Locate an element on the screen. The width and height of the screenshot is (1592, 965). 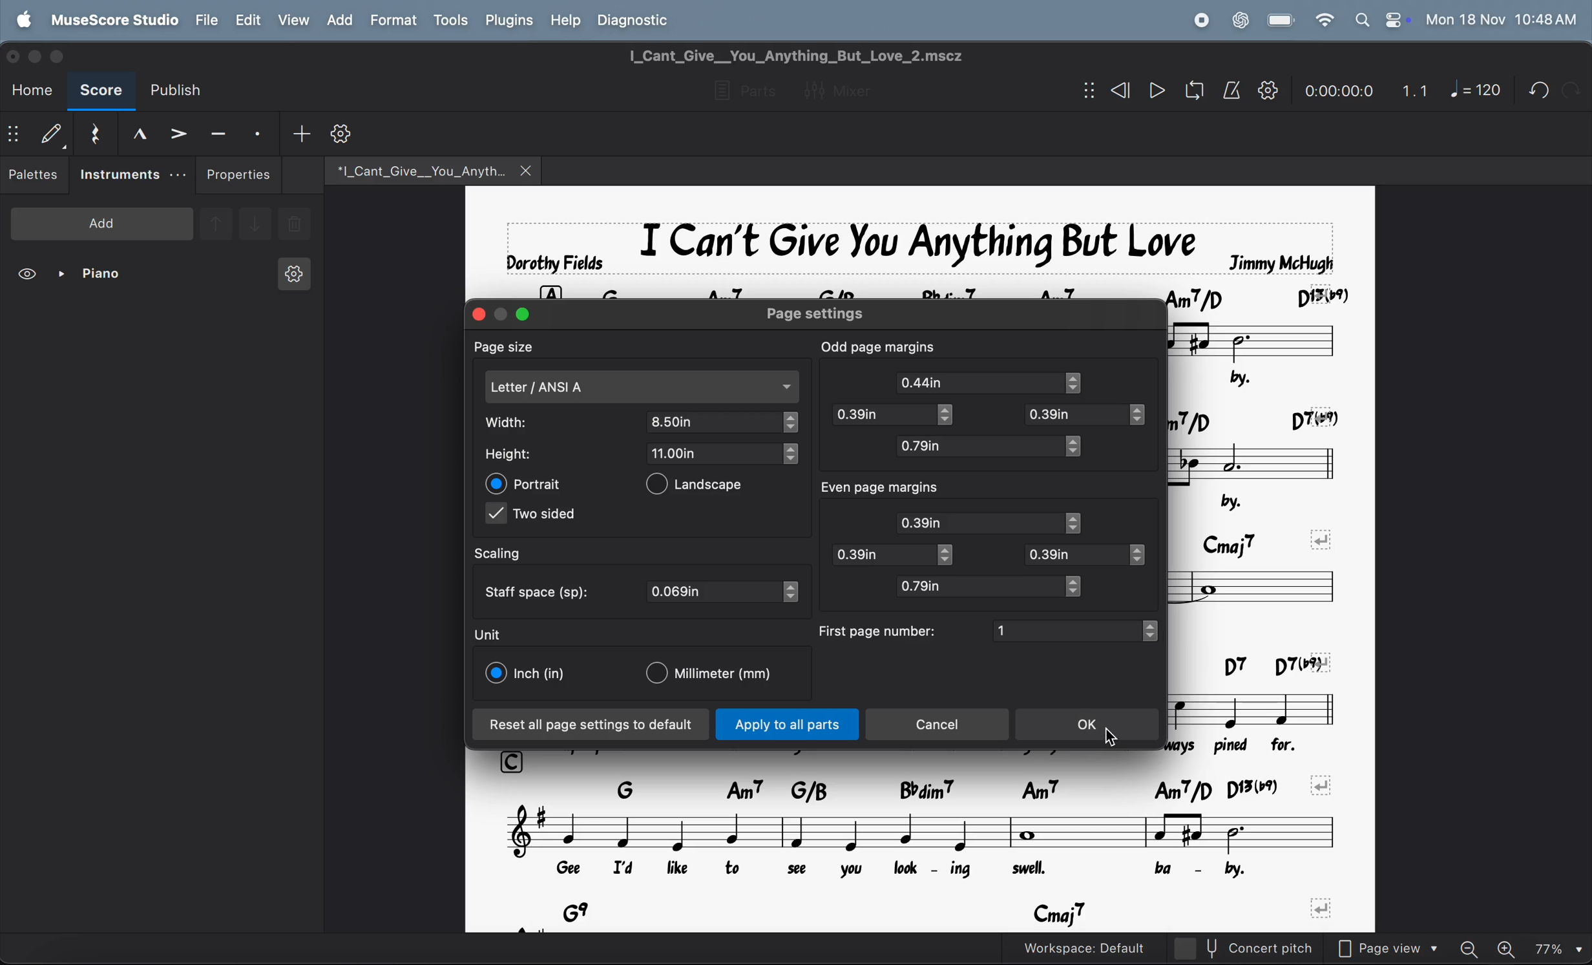
cancel is located at coordinates (943, 725).